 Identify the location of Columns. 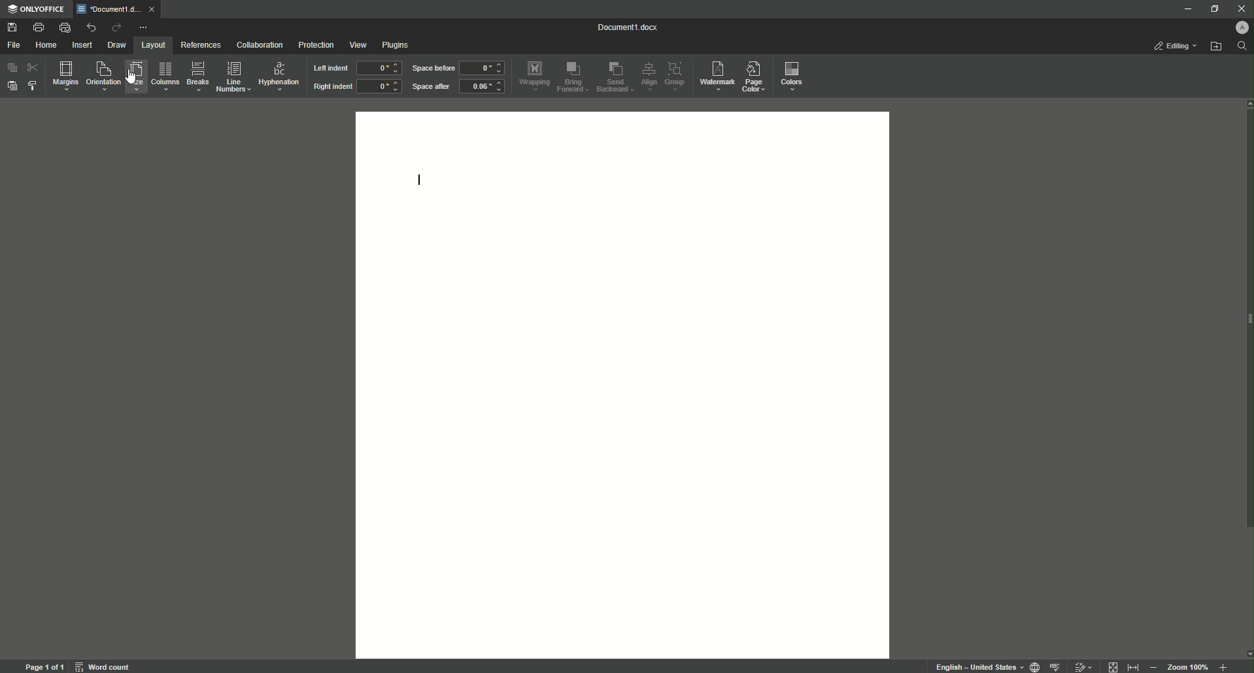
(165, 78).